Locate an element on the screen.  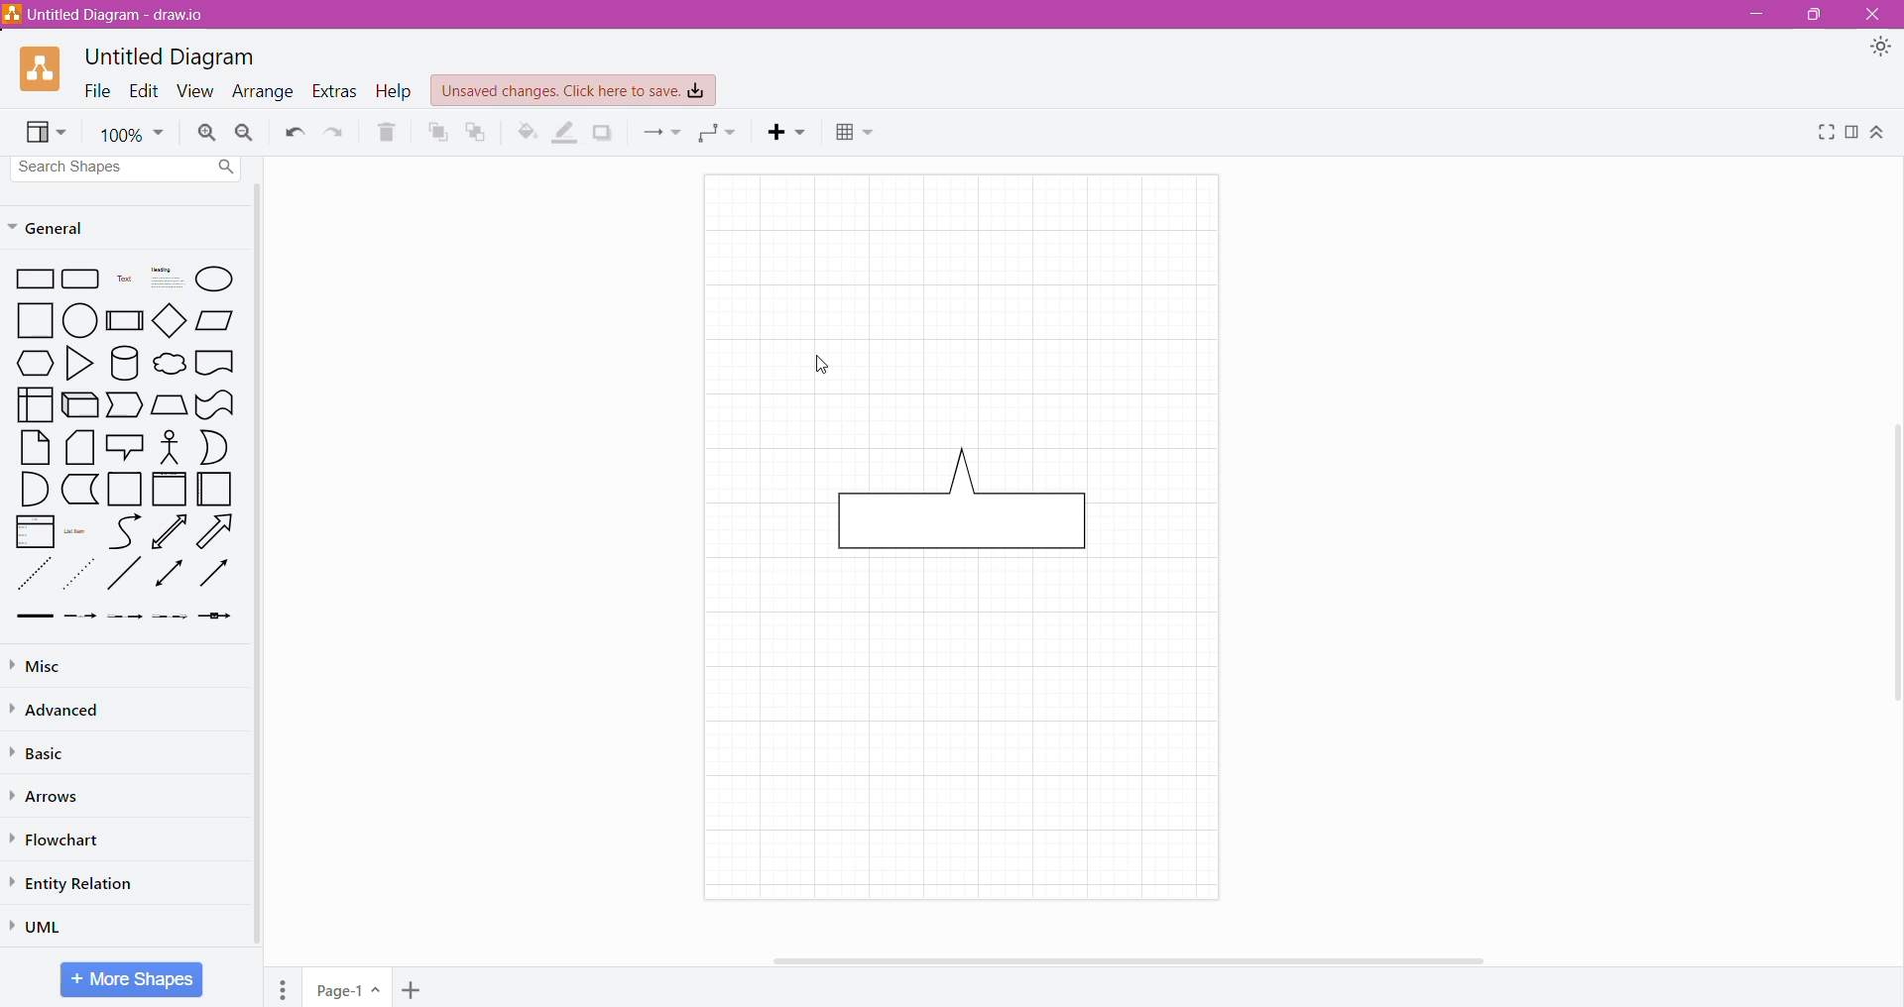
Stacked Papers is located at coordinates (80, 448).